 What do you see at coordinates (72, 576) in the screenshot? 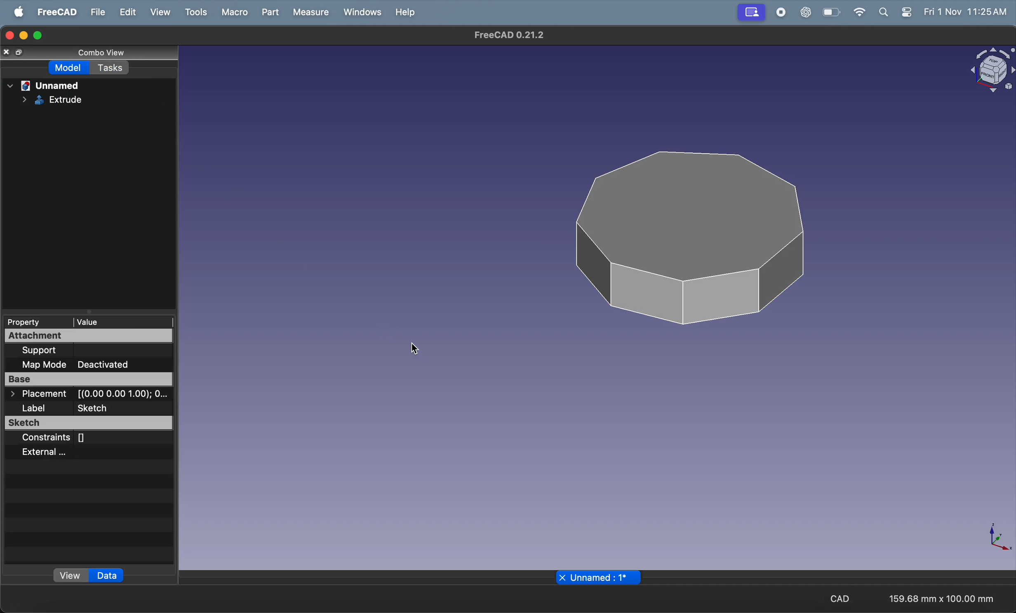
I see `view` at bounding box center [72, 576].